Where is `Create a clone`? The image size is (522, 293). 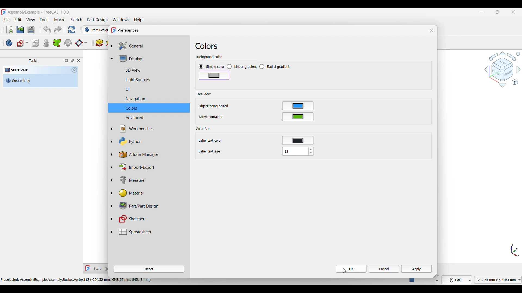 Create a clone is located at coordinates (68, 43).